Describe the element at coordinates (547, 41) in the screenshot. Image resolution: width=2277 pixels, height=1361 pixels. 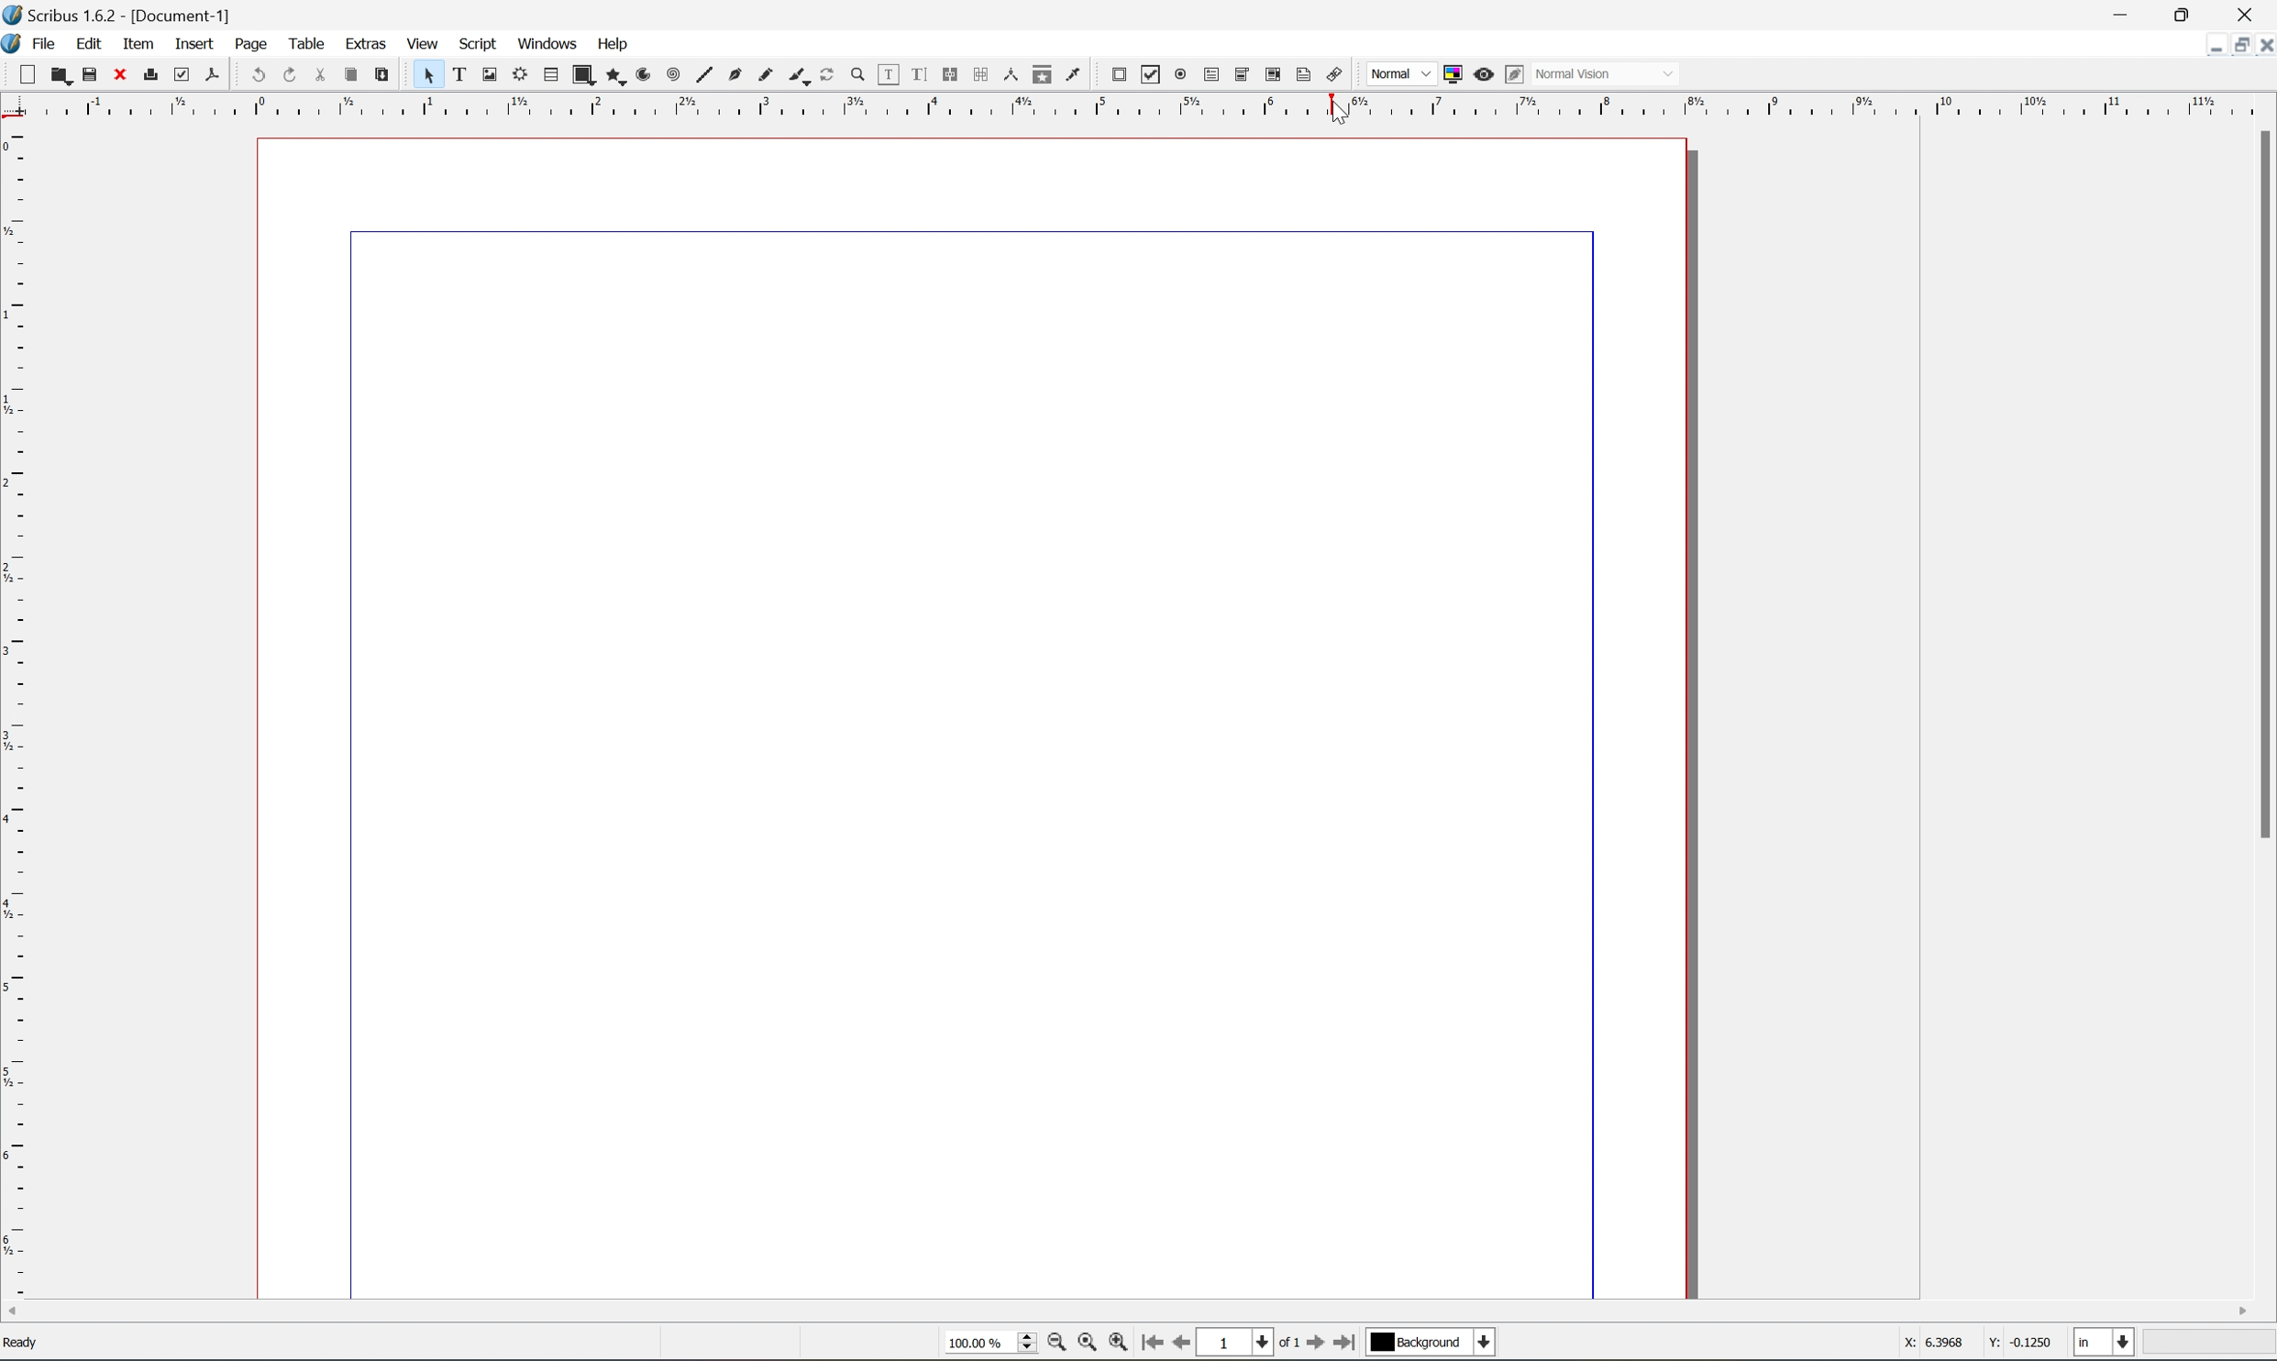
I see `windows` at that location.